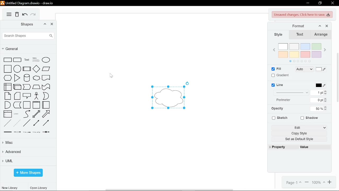 This screenshot has width=339, height=191. What do you see at coordinates (307, 183) in the screenshot?
I see `zoom out` at bounding box center [307, 183].